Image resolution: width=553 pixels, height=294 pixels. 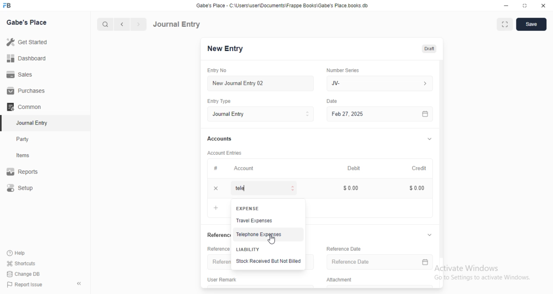 What do you see at coordinates (349, 188) in the screenshot?
I see `0.00` at bounding box center [349, 188].